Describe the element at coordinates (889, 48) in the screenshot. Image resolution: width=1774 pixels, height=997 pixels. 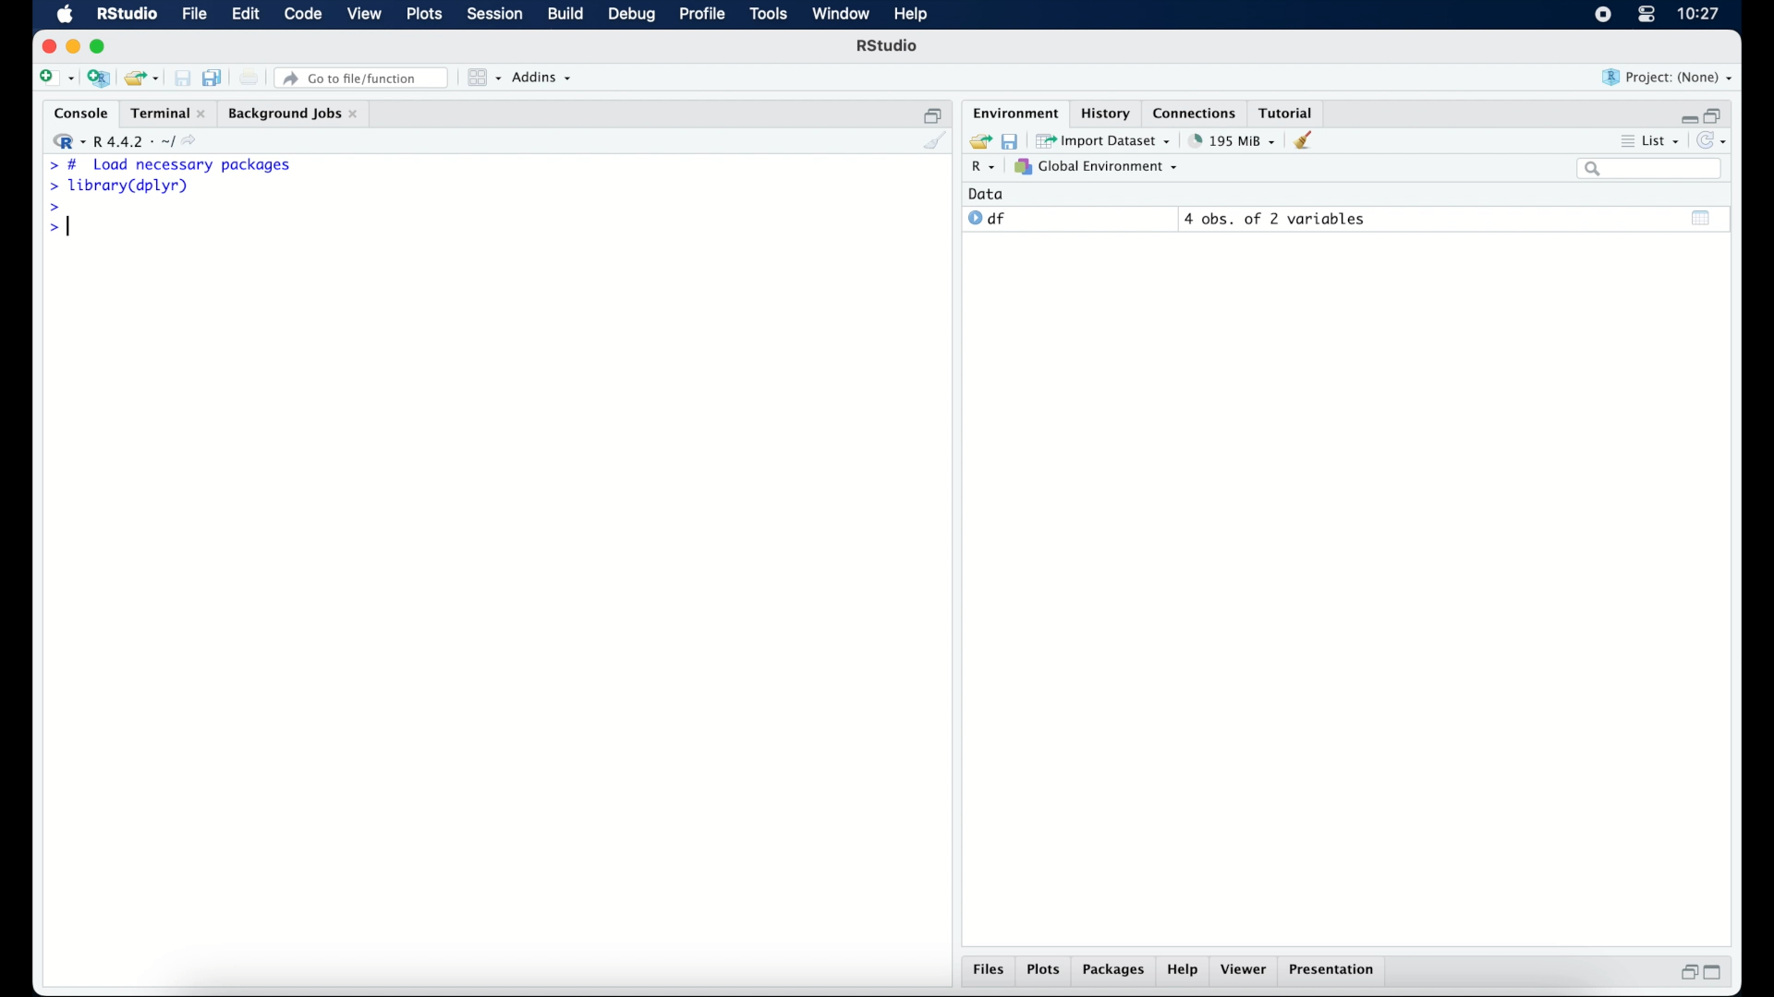
I see `R Studio` at that location.